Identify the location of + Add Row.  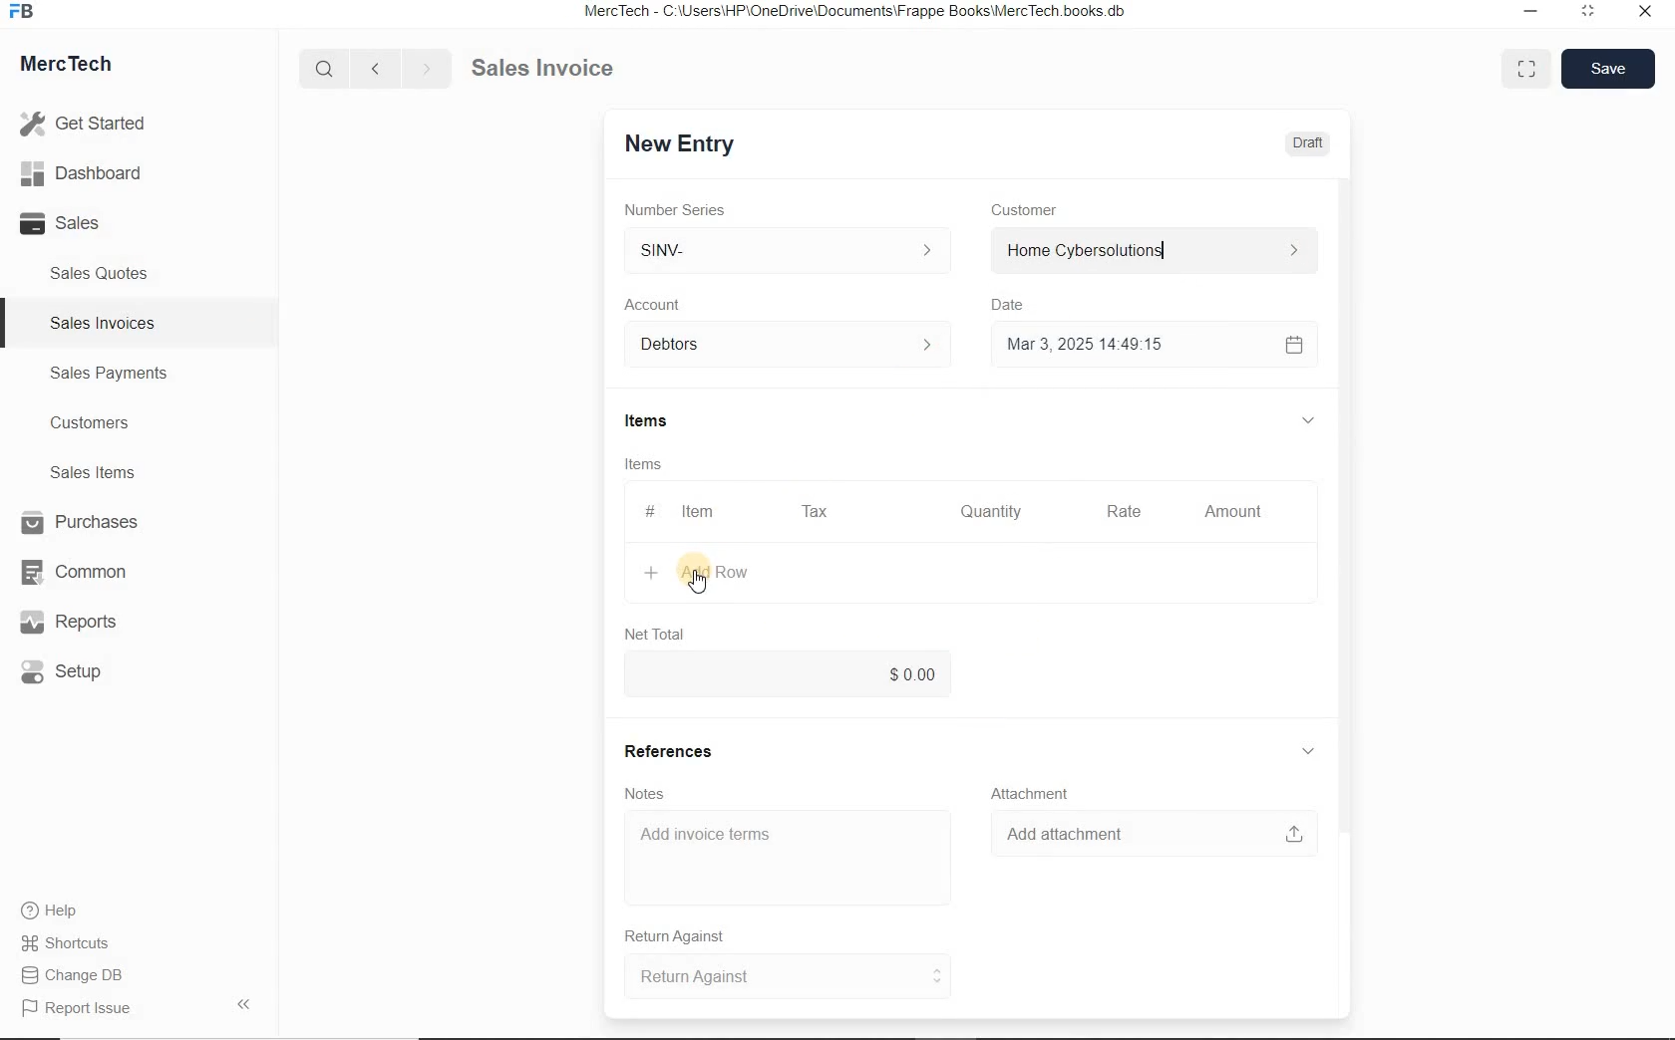
(707, 573).